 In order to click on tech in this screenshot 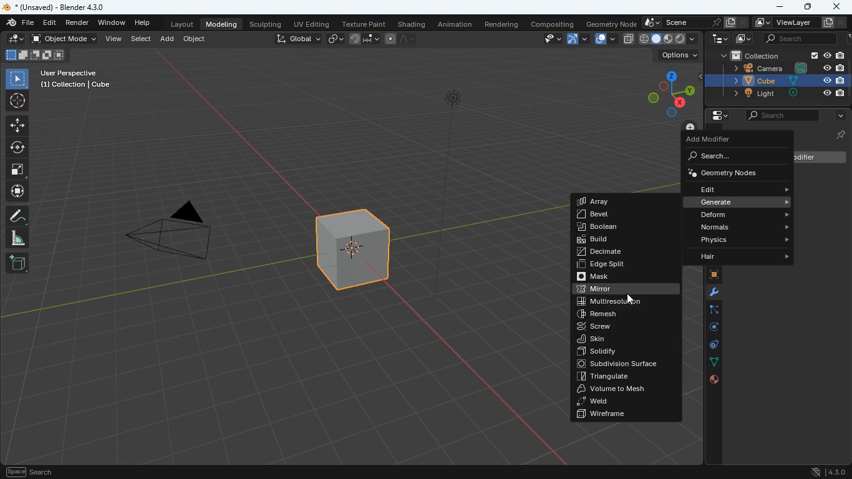, I will do `click(715, 39)`.